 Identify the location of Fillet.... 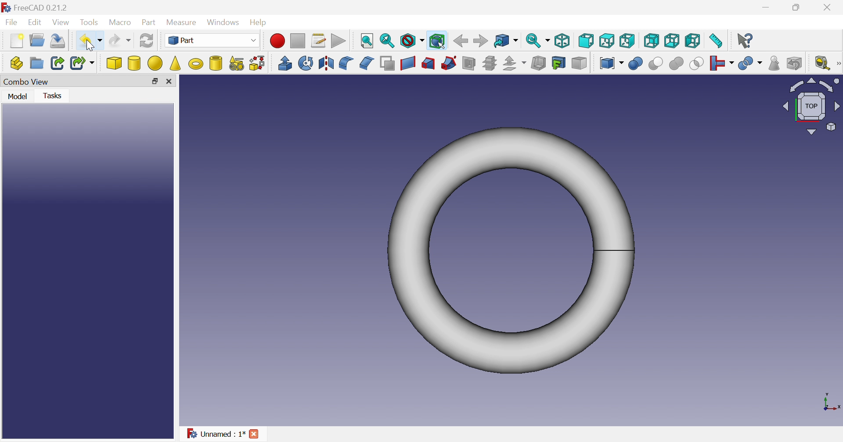
(346, 64).